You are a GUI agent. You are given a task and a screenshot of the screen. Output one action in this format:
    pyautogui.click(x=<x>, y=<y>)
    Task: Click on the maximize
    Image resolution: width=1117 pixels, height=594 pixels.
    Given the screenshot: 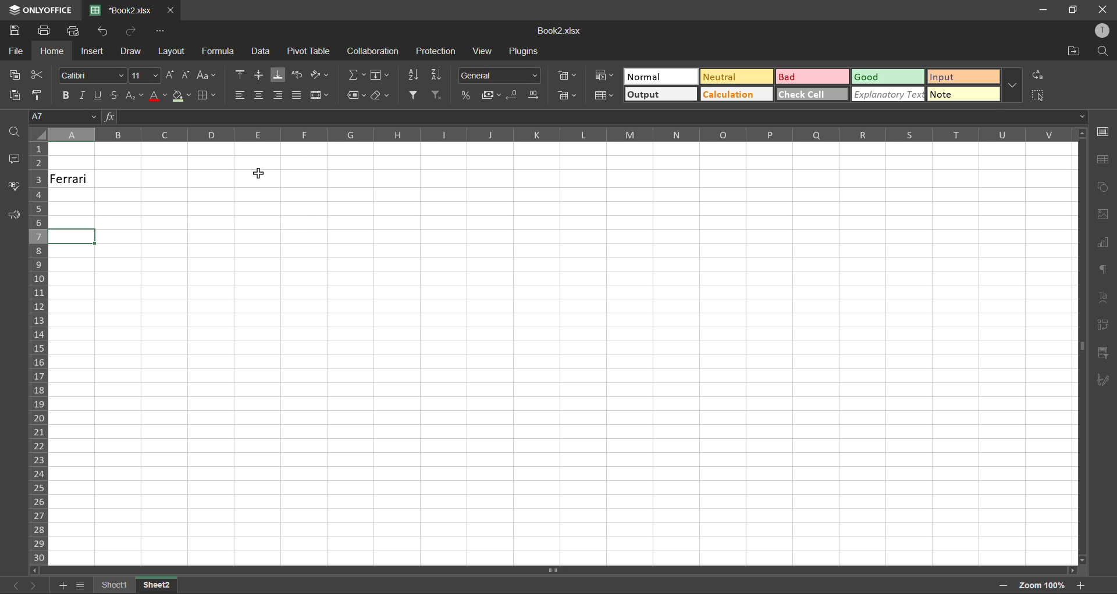 What is the action you would take?
    pyautogui.click(x=1072, y=10)
    